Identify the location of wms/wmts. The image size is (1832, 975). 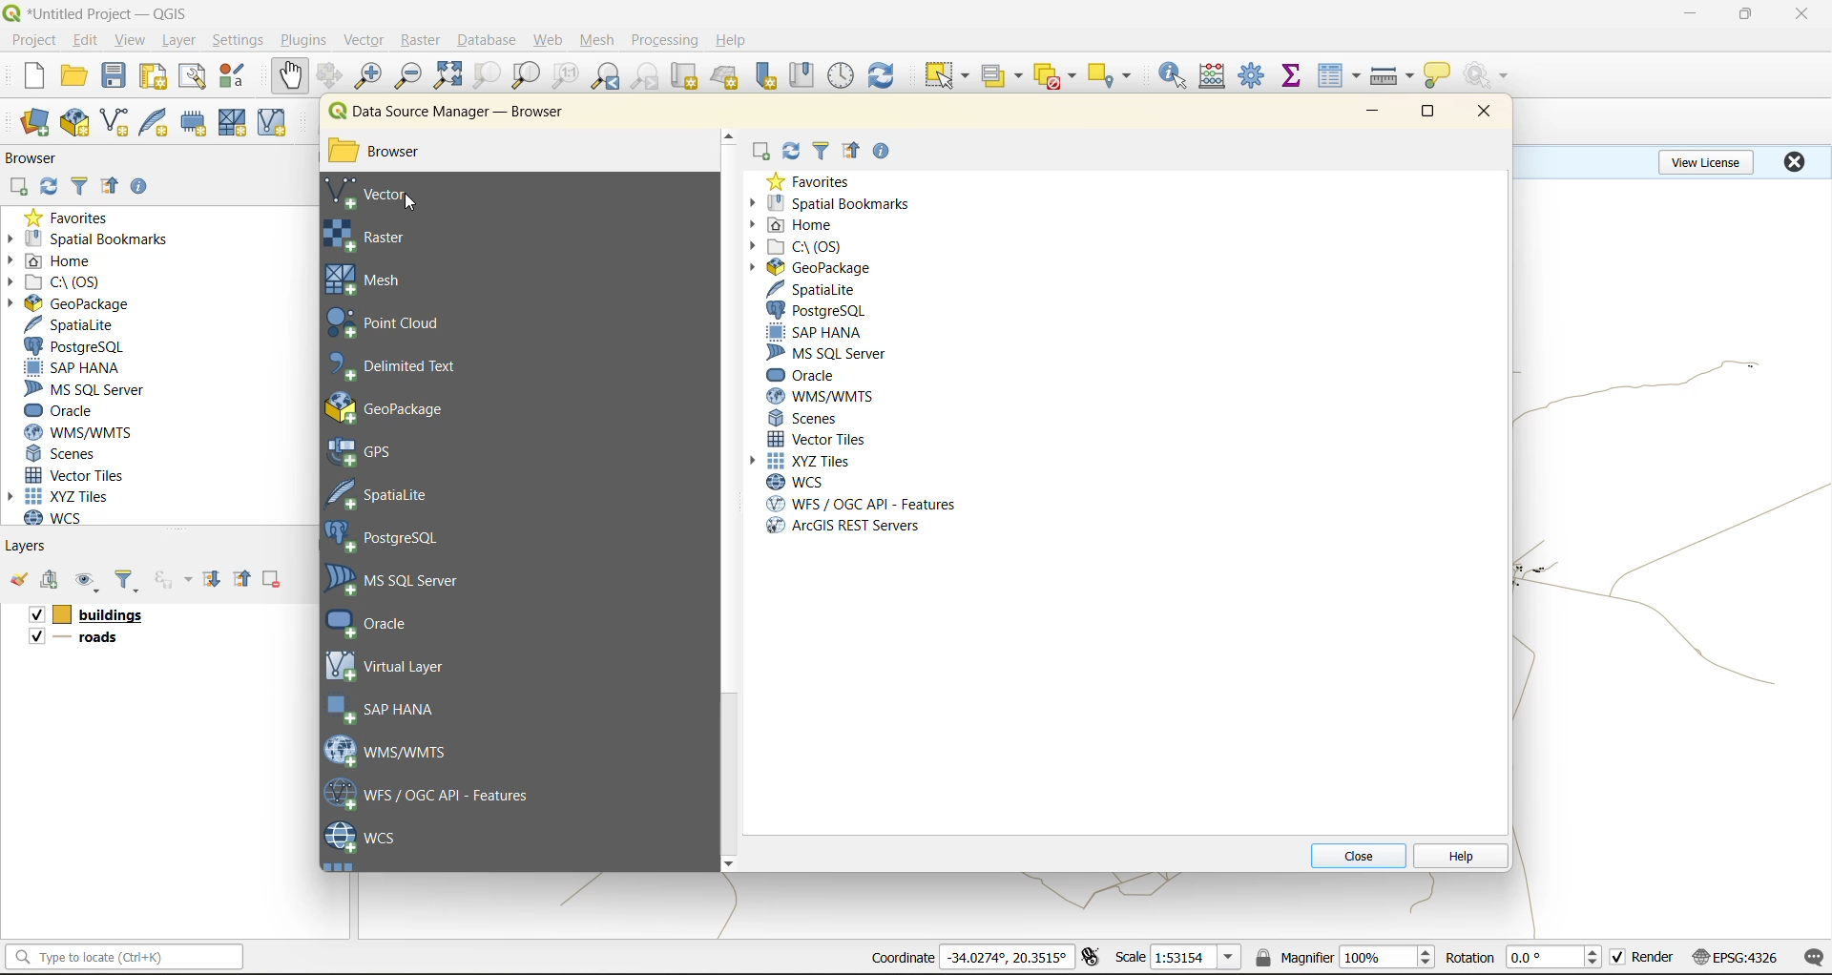
(825, 396).